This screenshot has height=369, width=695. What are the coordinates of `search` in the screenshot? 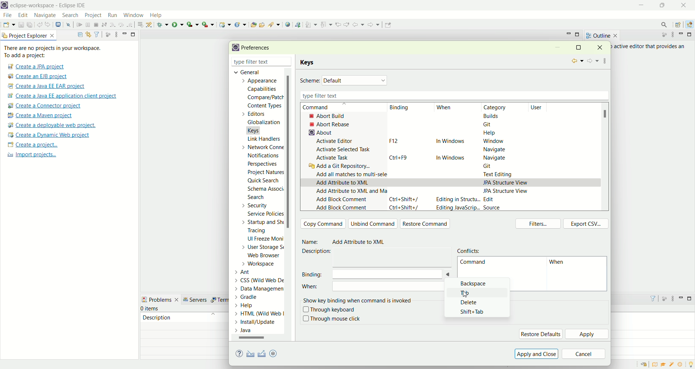 It's located at (256, 198).